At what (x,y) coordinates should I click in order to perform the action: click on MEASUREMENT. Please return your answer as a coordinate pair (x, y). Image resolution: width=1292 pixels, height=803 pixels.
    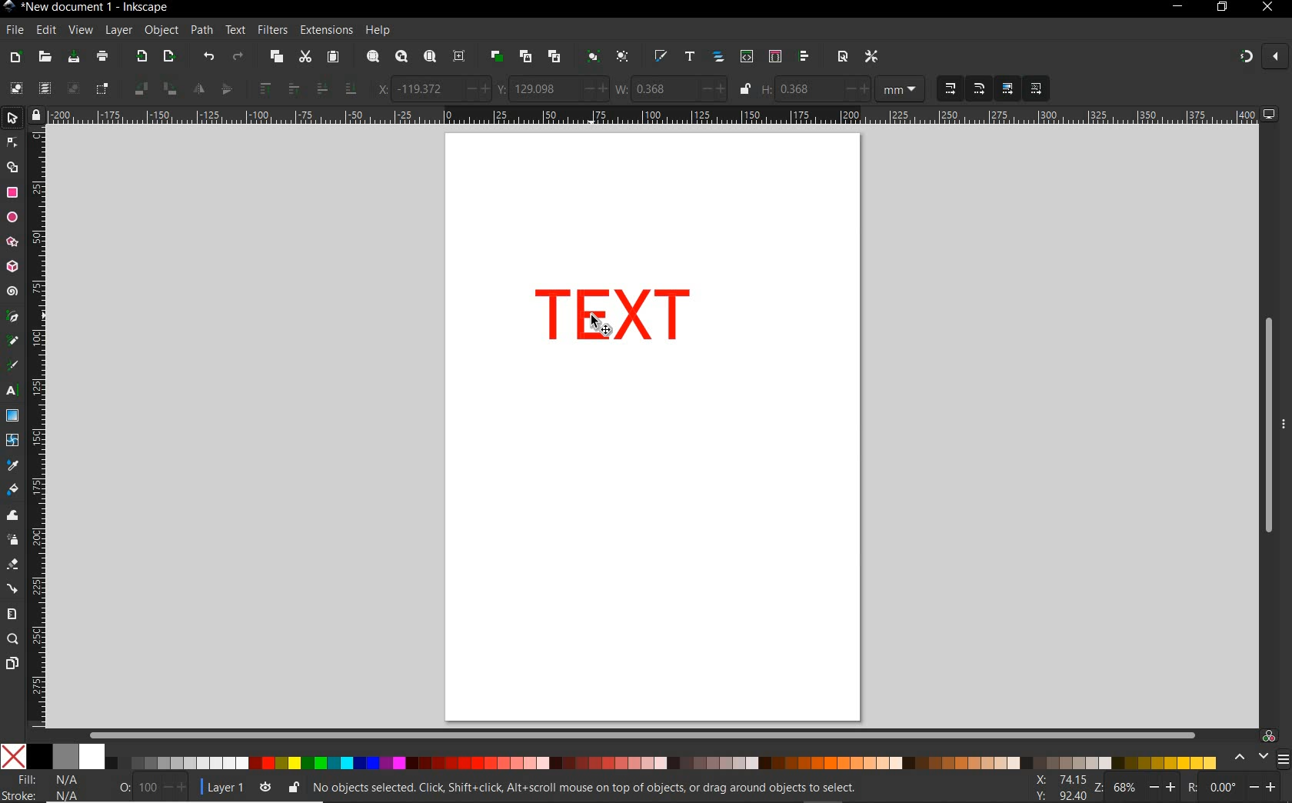
    Looking at the image, I should click on (901, 91).